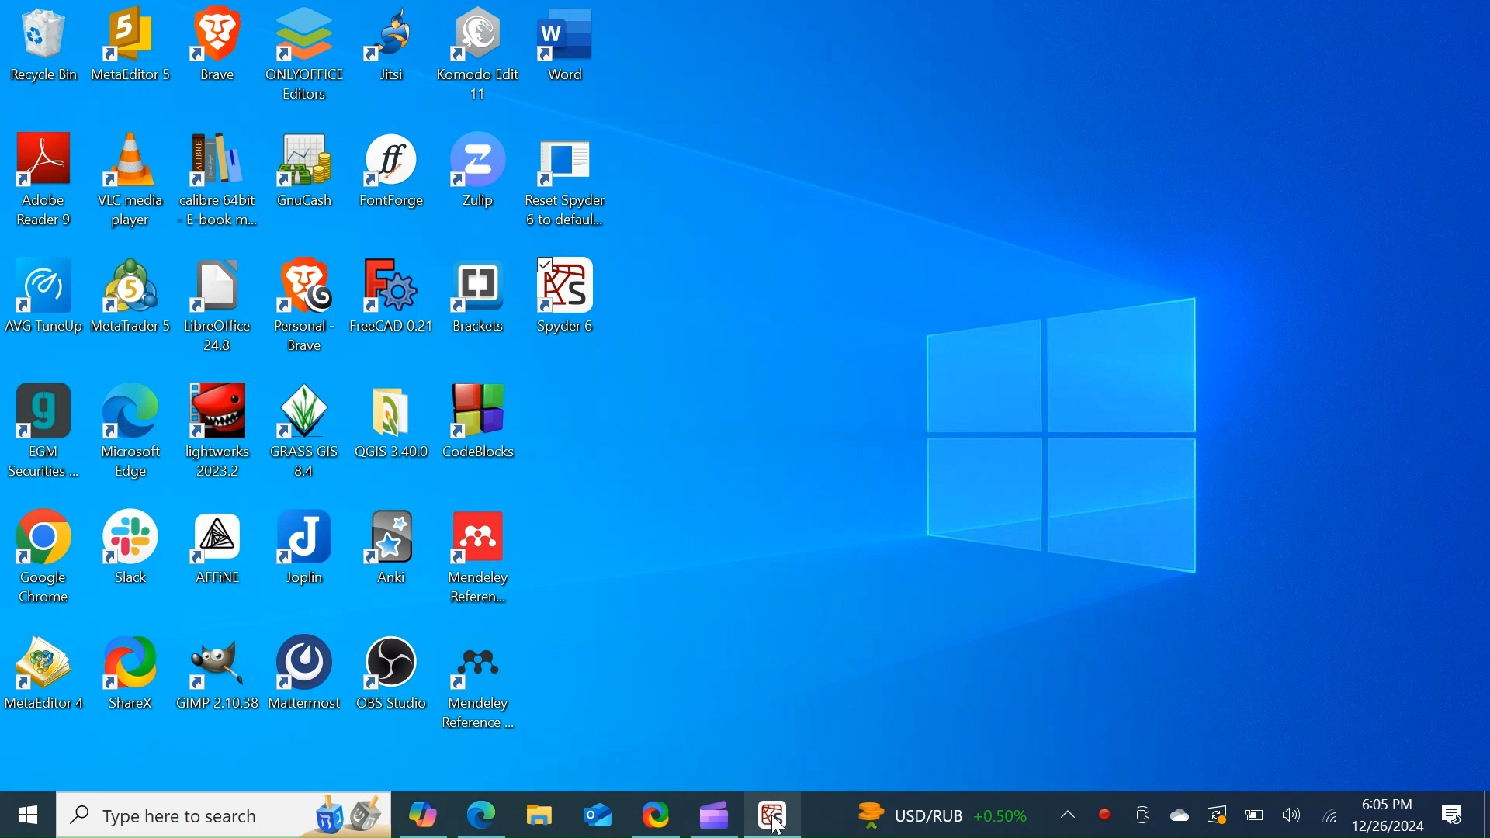 This screenshot has height=838, width=1490. What do you see at coordinates (1177, 812) in the screenshot?
I see `OneDrive` at bounding box center [1177, 812].